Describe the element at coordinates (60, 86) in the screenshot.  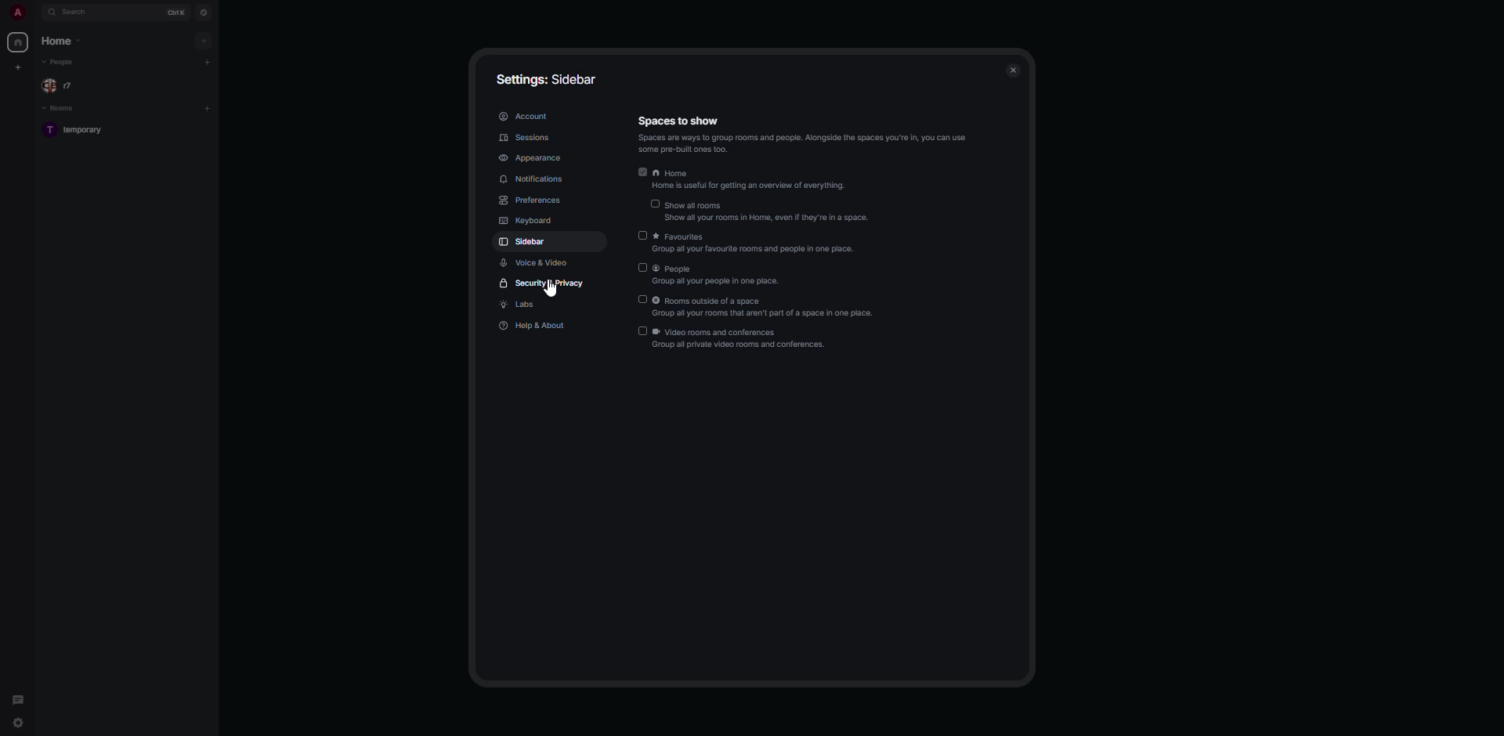
I see `people` at that location.